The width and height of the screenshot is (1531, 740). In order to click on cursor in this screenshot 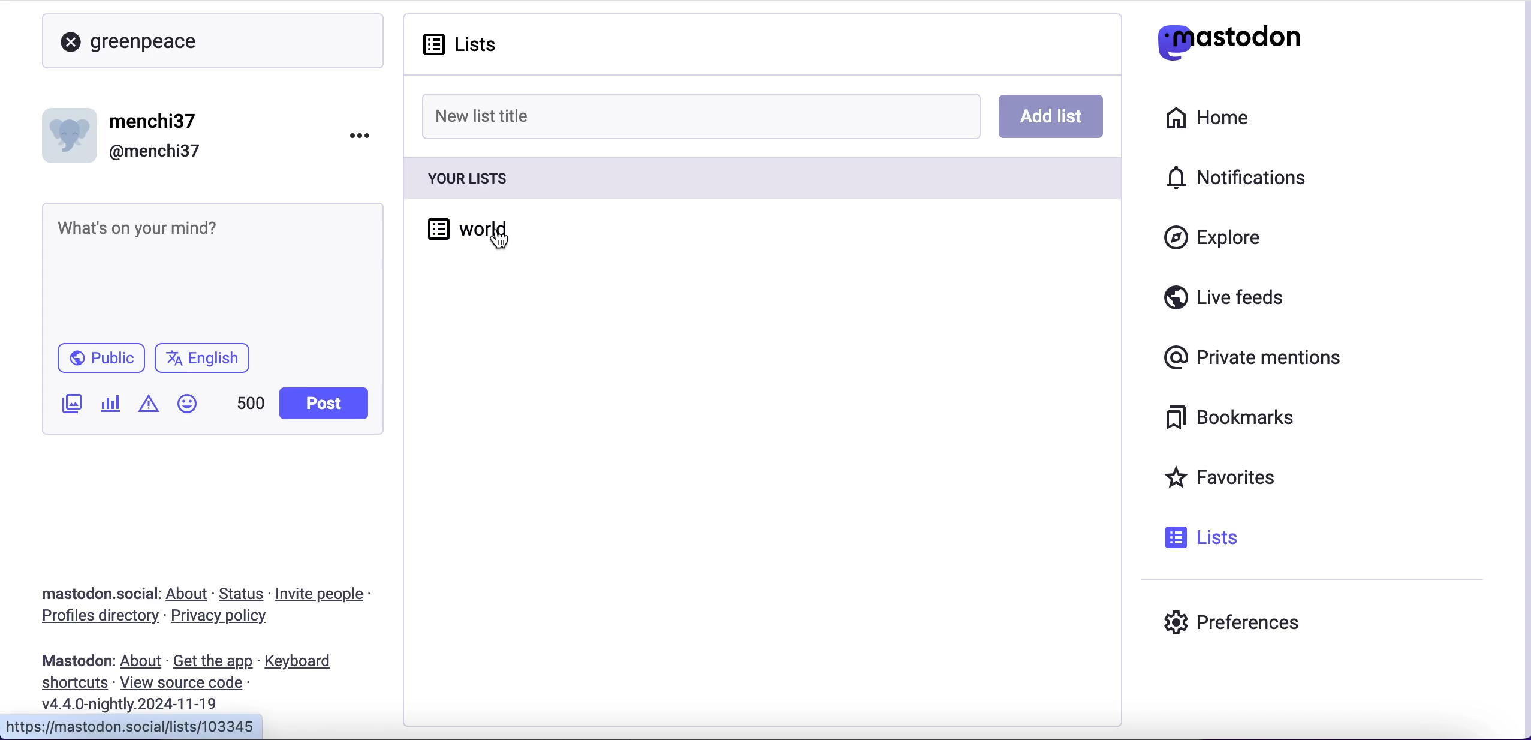, I will do `click(501, 239)`.